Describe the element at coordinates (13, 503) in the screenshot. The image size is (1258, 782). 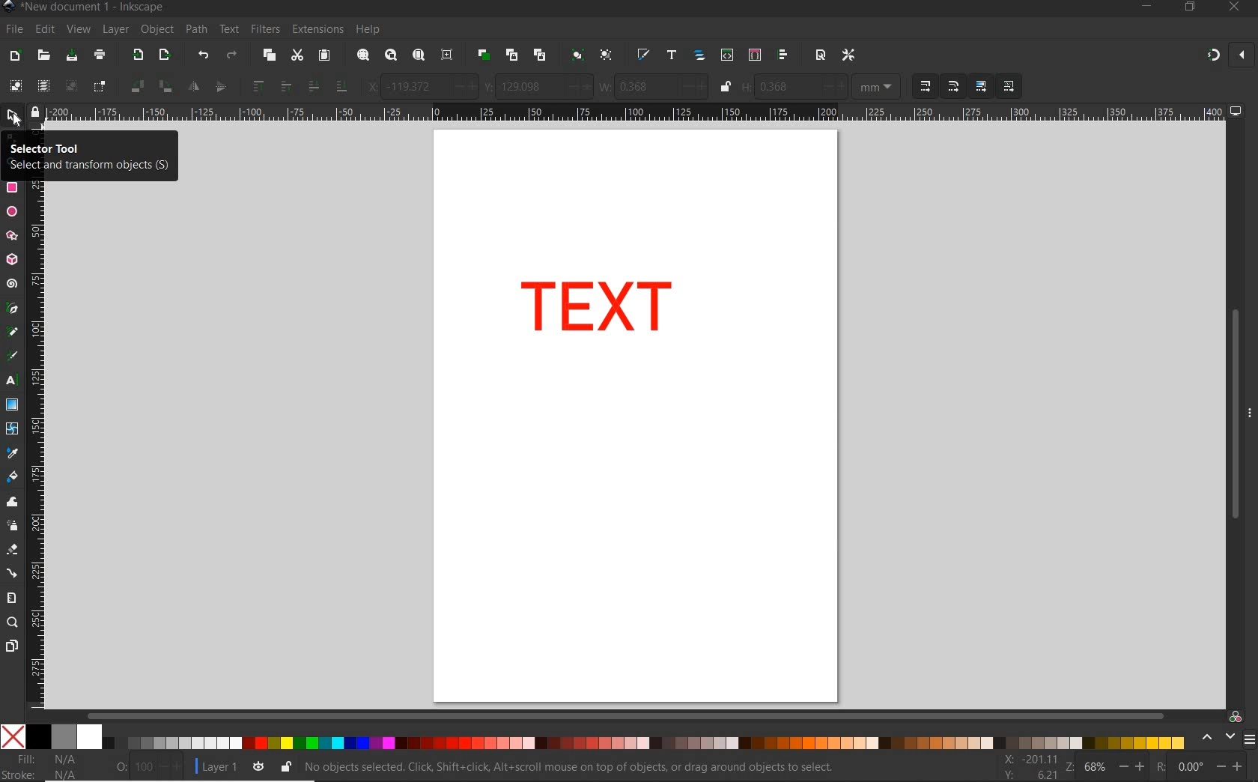
I see `TWEAK TOOL` at that location.